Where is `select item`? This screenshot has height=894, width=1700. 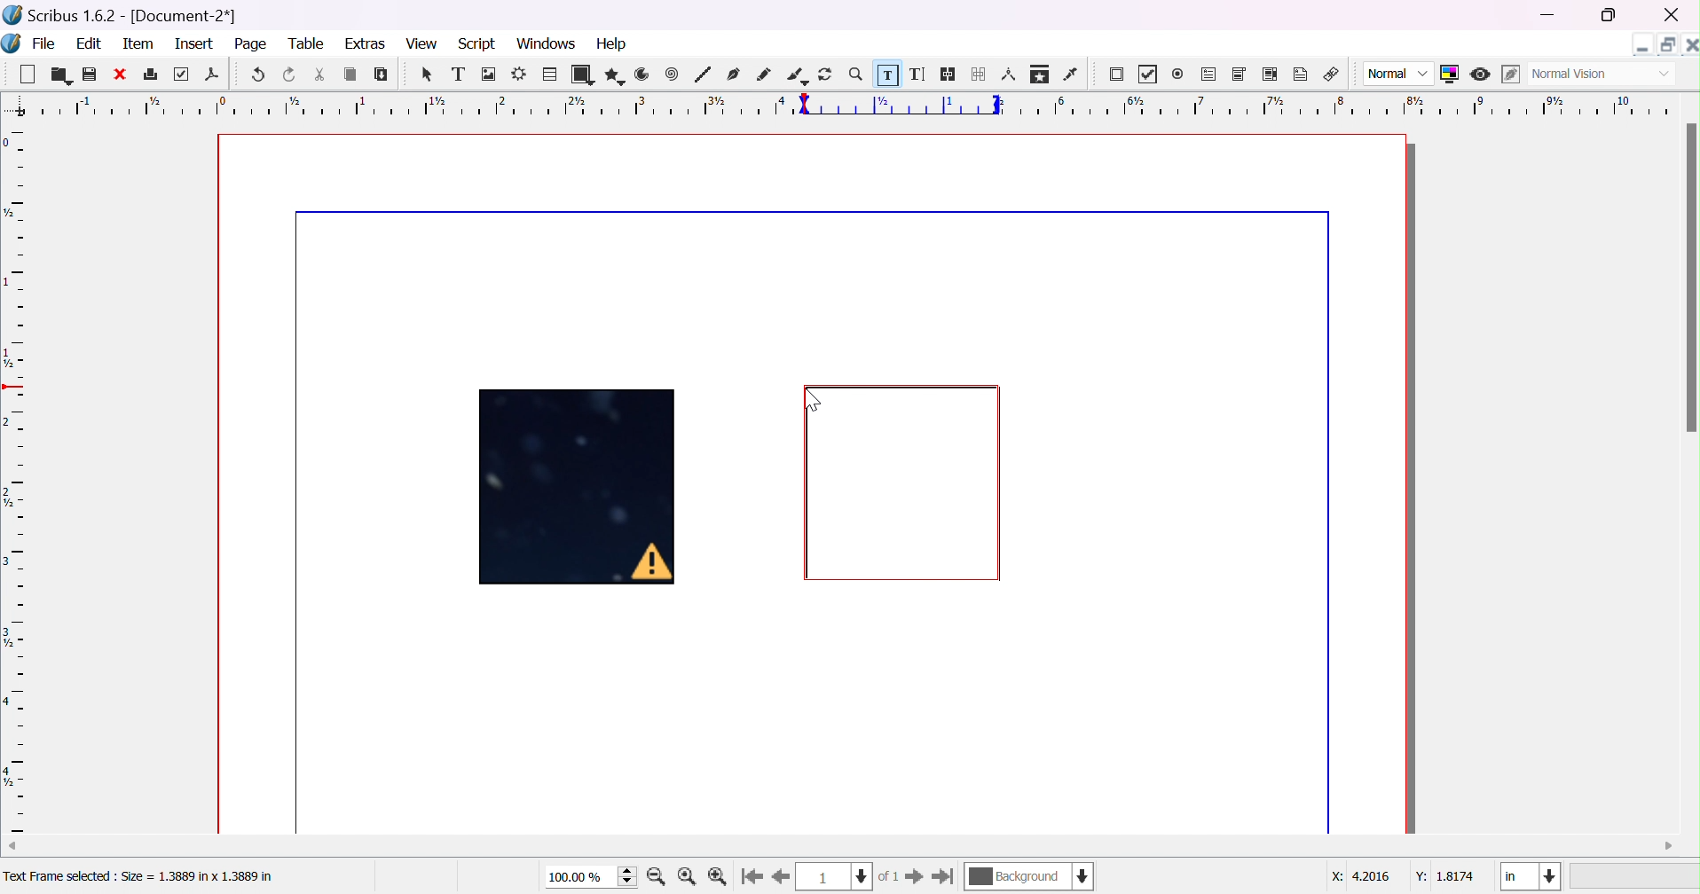 select item is located at coordinates (429, 76).